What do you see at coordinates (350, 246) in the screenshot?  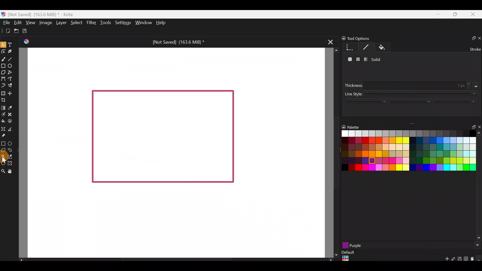 I see `Purple color` at bounding box center [350, 246].